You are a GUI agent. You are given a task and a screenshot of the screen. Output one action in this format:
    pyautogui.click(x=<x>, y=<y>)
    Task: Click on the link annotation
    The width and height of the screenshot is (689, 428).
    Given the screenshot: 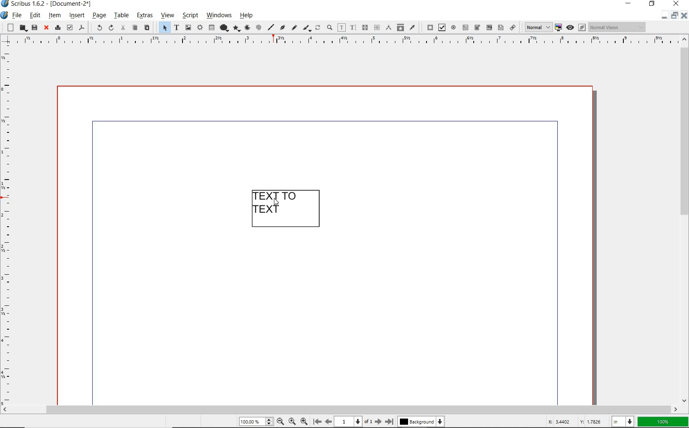 What is the action you would take?
    pyautogui.click(x=512, y=27)
    